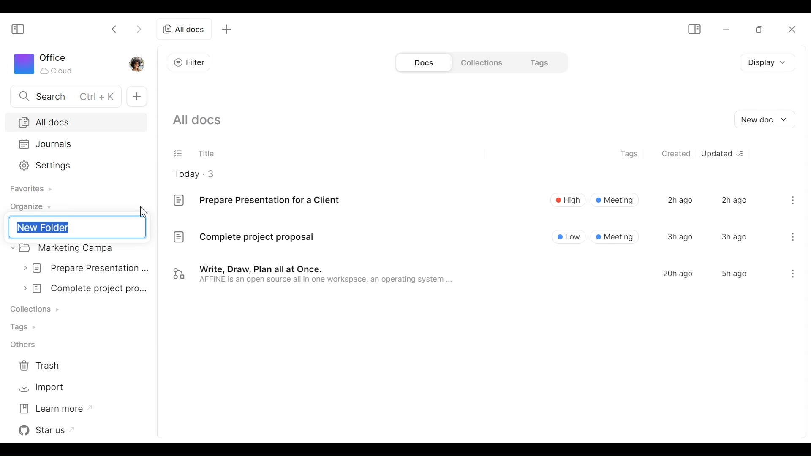  Describe the element at coordinates (631, 155) in the screenshot. I see `Tags` at that location.